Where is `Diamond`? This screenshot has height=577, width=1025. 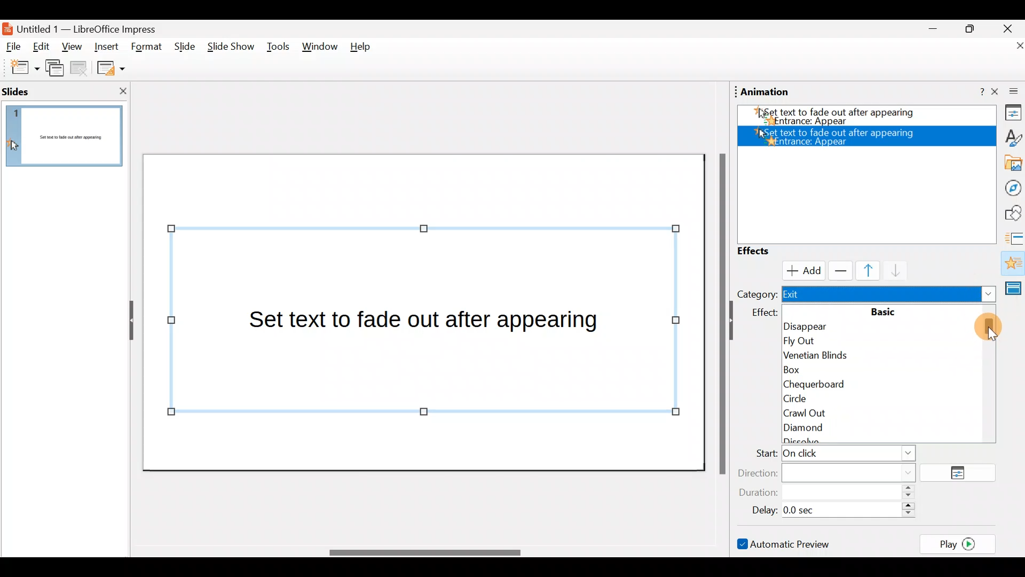 Diamond is located at coordinates (814, 434).